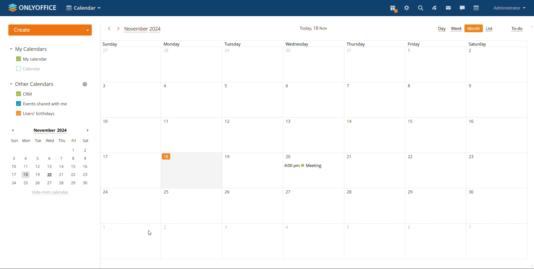 The width and height of the screenshot is (534, 269). Describe the element at coordinates (35, 113) in the screenshot. I see `users' birthdays` at that location.